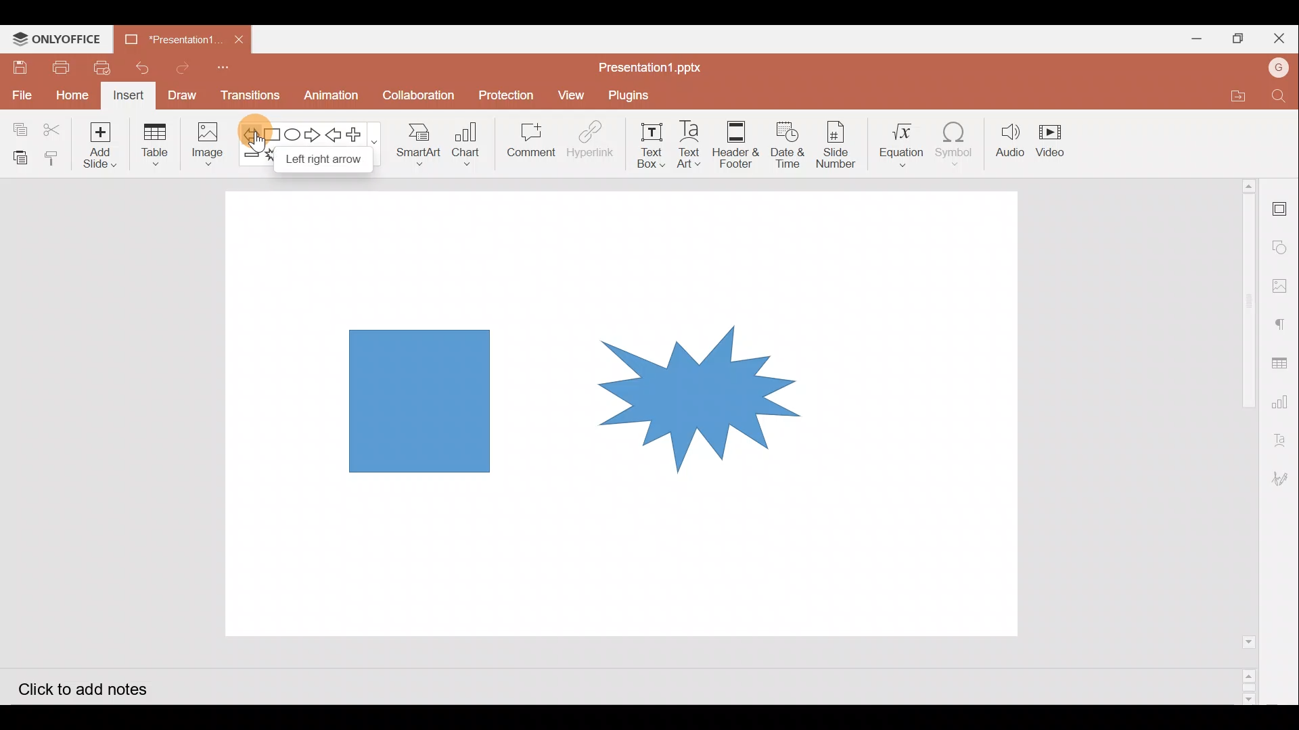  What do you see at coordinates (247, 132) in the screenshot?
I see `Left right arrow` at bounding box center [247, 132].